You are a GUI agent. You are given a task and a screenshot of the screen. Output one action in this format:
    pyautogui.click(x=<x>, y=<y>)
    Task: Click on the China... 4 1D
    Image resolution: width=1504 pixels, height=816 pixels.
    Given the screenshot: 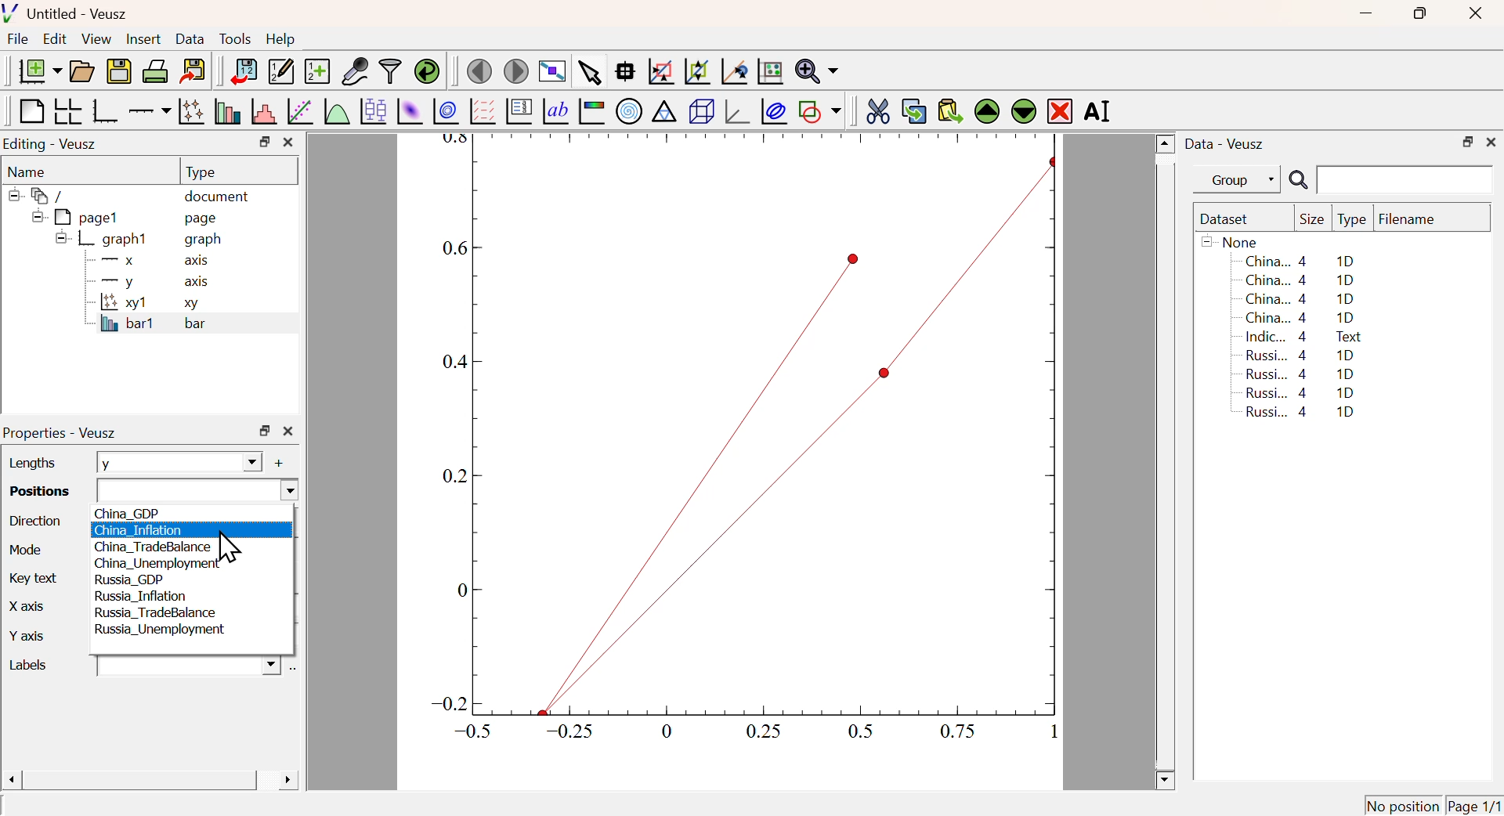 What is the action you would take?
    pyautogui.click(x=1302, y=300)
    